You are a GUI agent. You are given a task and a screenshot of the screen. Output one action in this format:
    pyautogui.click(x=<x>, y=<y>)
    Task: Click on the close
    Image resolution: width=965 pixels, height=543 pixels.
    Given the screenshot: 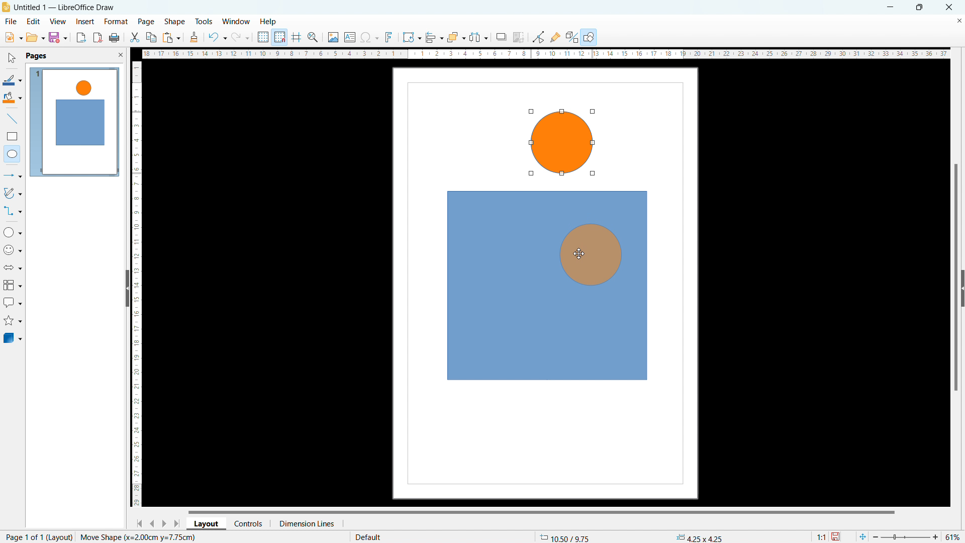 What is the action you would take?
    pyautogui.click(x=950, y=7)
    